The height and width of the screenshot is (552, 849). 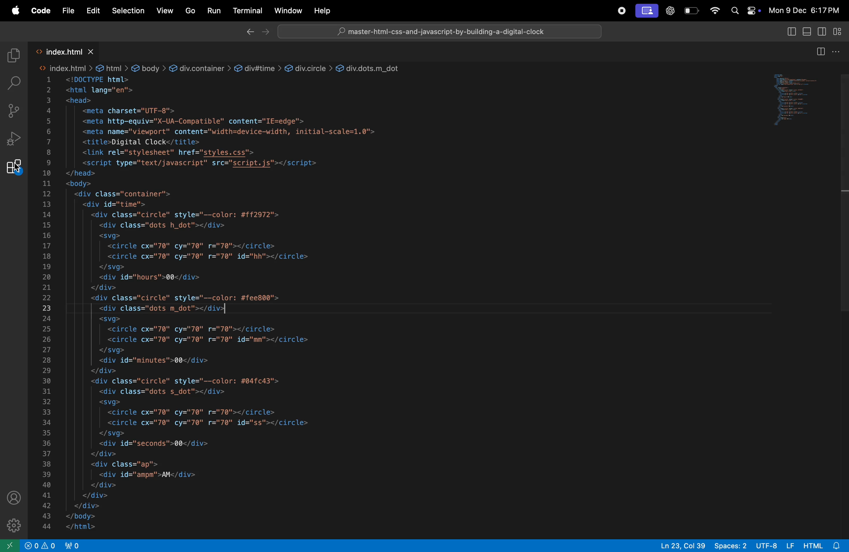 What do you see at coordinates (287, 10) in the screenshot?
I see `Window` at bounding box center [287, 10].